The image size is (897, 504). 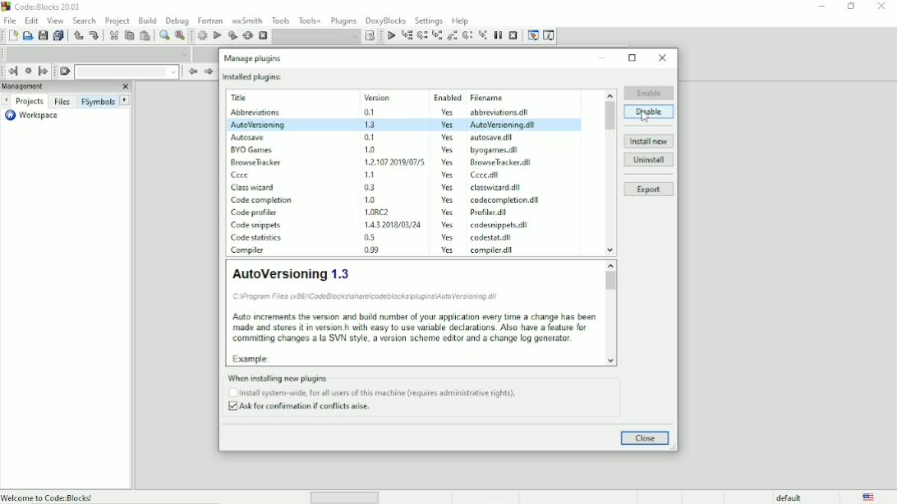 What do you see at coordinates (371, 199) in the screenshot?
I see `1.0` at bounding box center [371, 199].